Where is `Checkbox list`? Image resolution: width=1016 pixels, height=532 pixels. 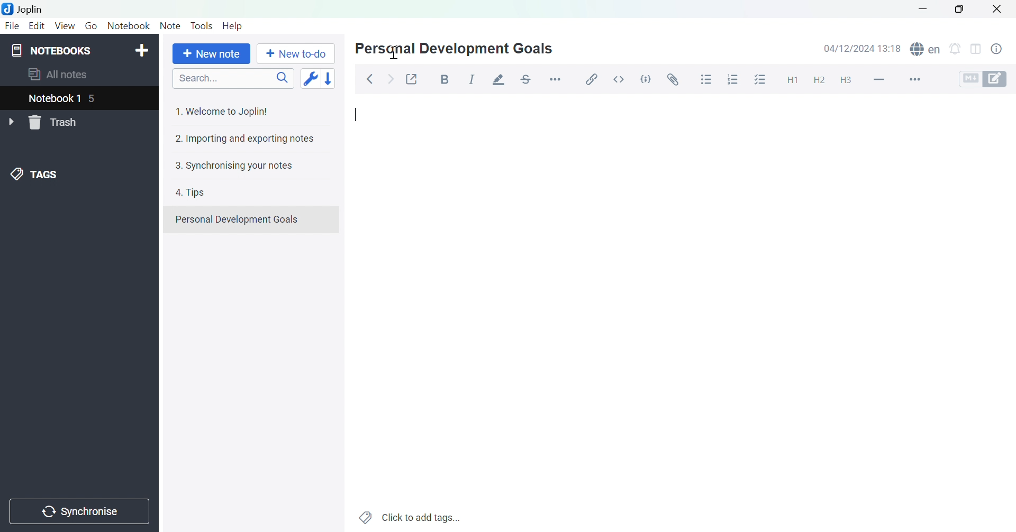 Checkbox list is located at coordinates (758, 80).